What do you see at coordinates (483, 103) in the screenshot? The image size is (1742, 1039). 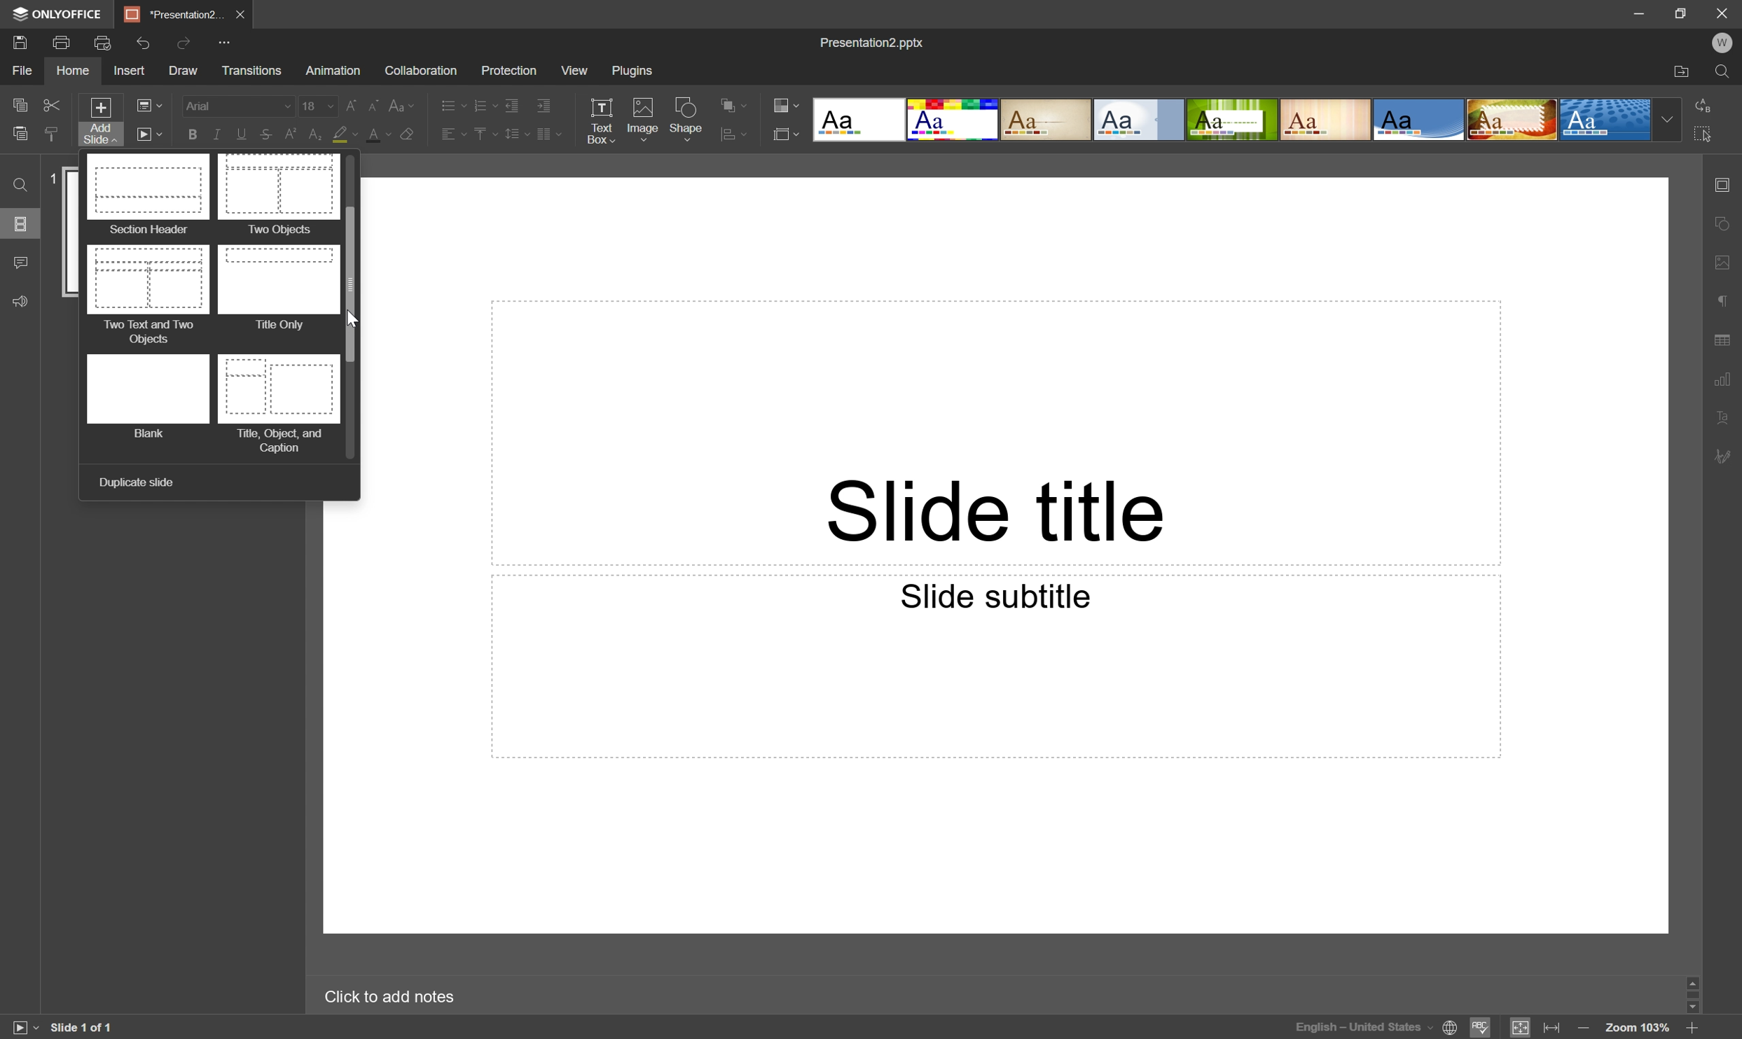 I see `Numbering` at bounding box center [483, 103].